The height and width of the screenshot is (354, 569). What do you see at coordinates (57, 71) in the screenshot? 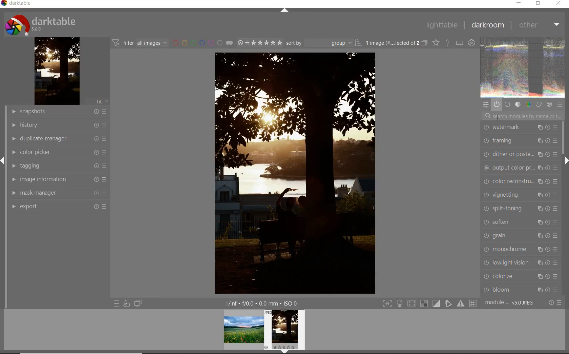
I see `image` at bounding box center [57, 71].